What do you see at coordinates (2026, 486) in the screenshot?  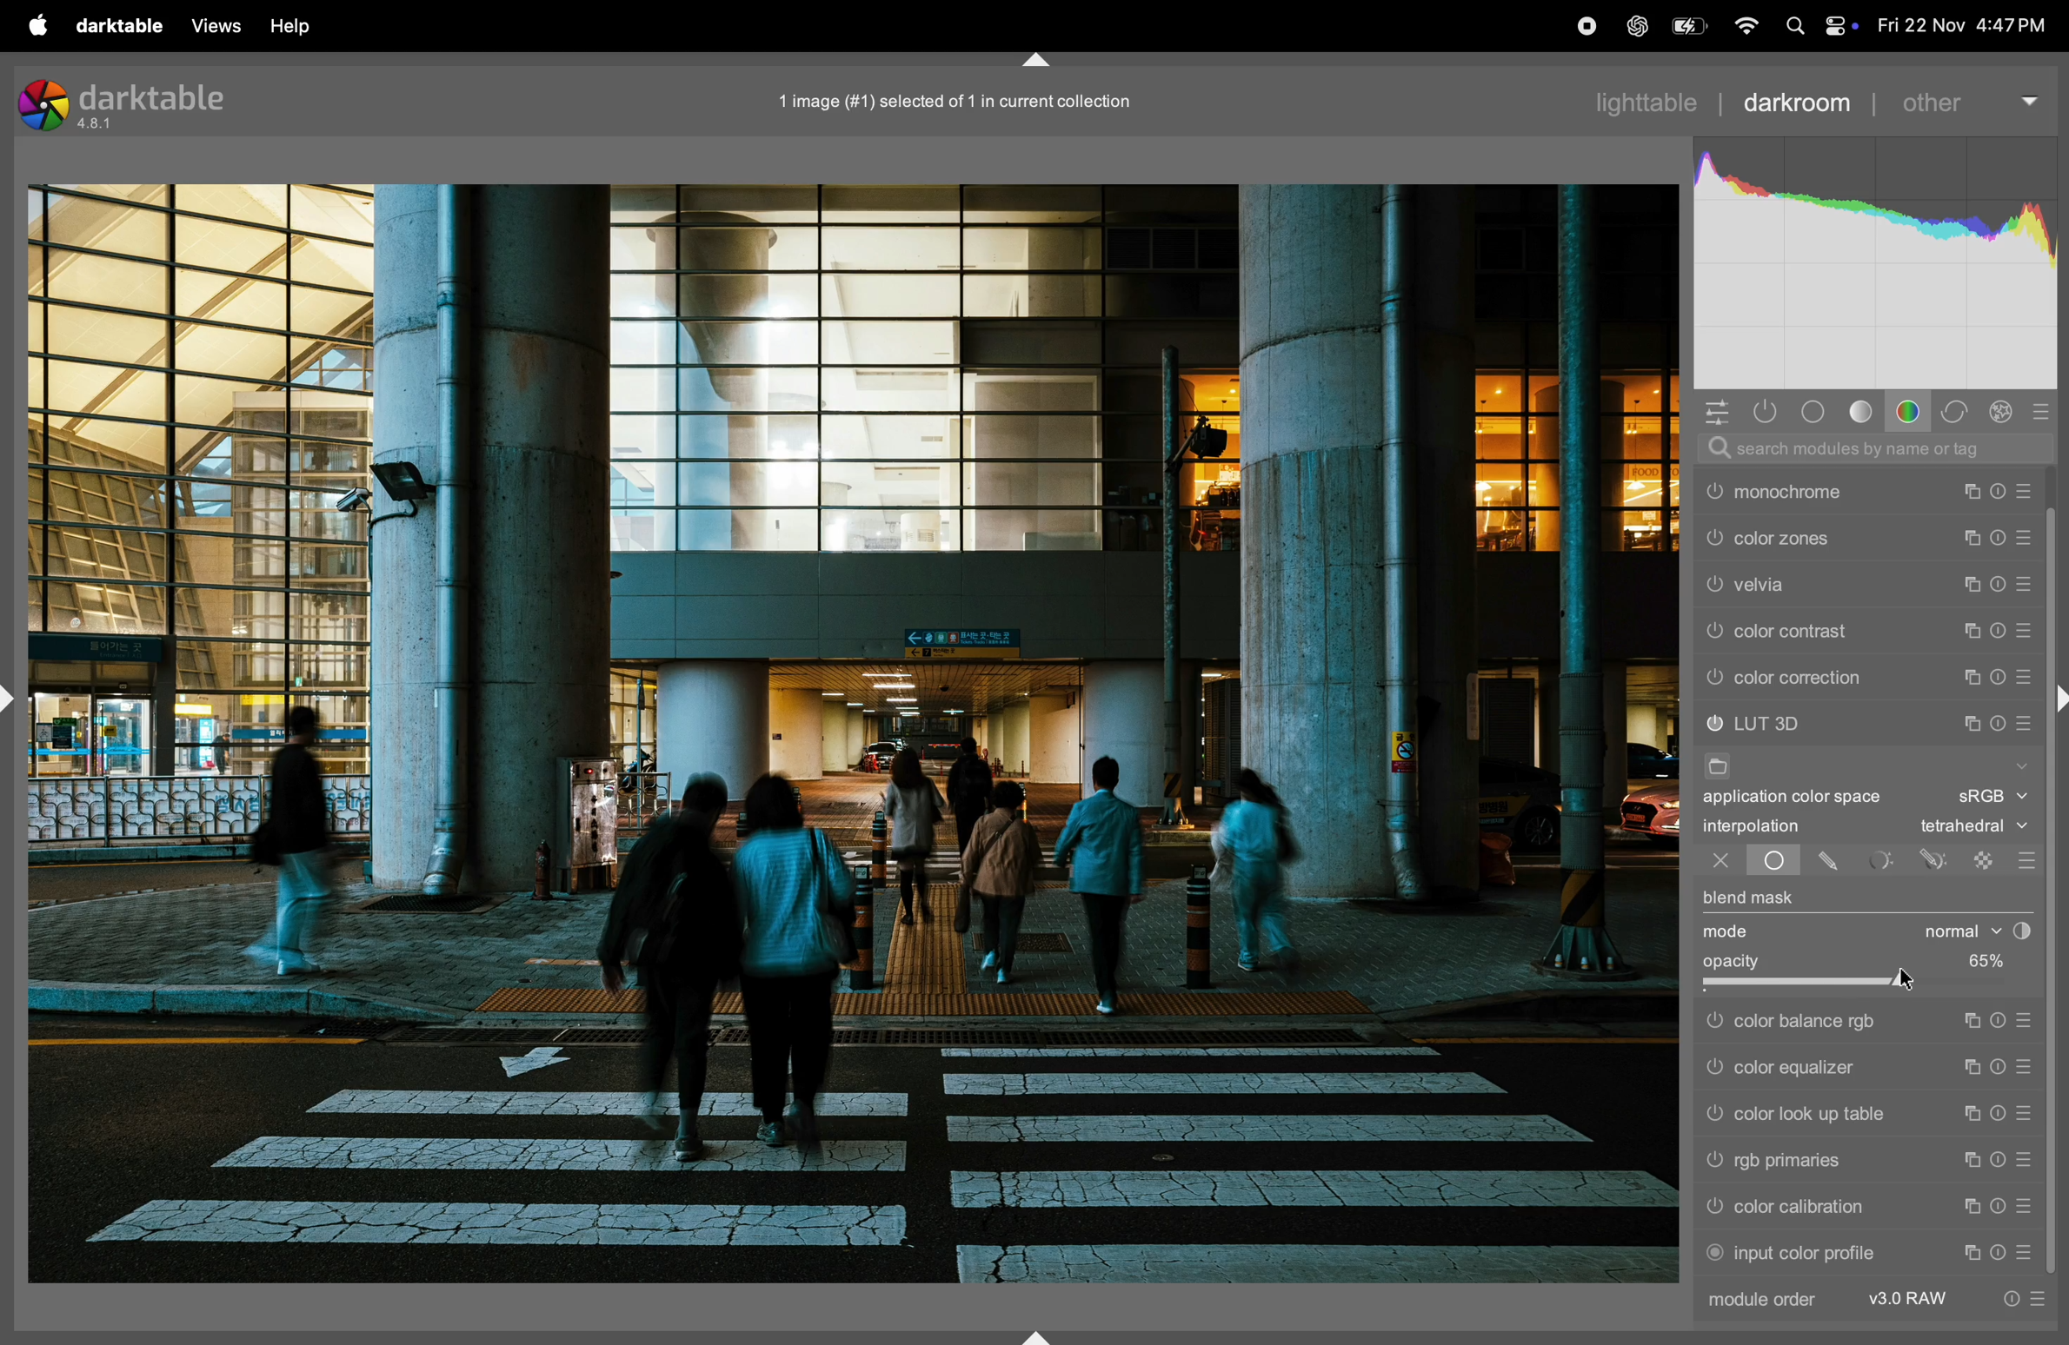 I see `presets` at bounding box center [2026, 486].